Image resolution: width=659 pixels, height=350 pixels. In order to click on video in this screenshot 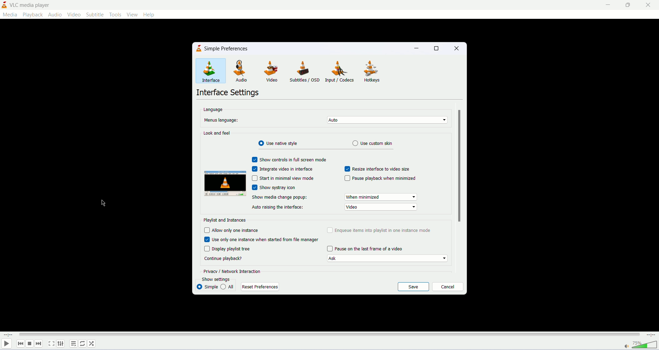, I will do `click(74, 15)`.